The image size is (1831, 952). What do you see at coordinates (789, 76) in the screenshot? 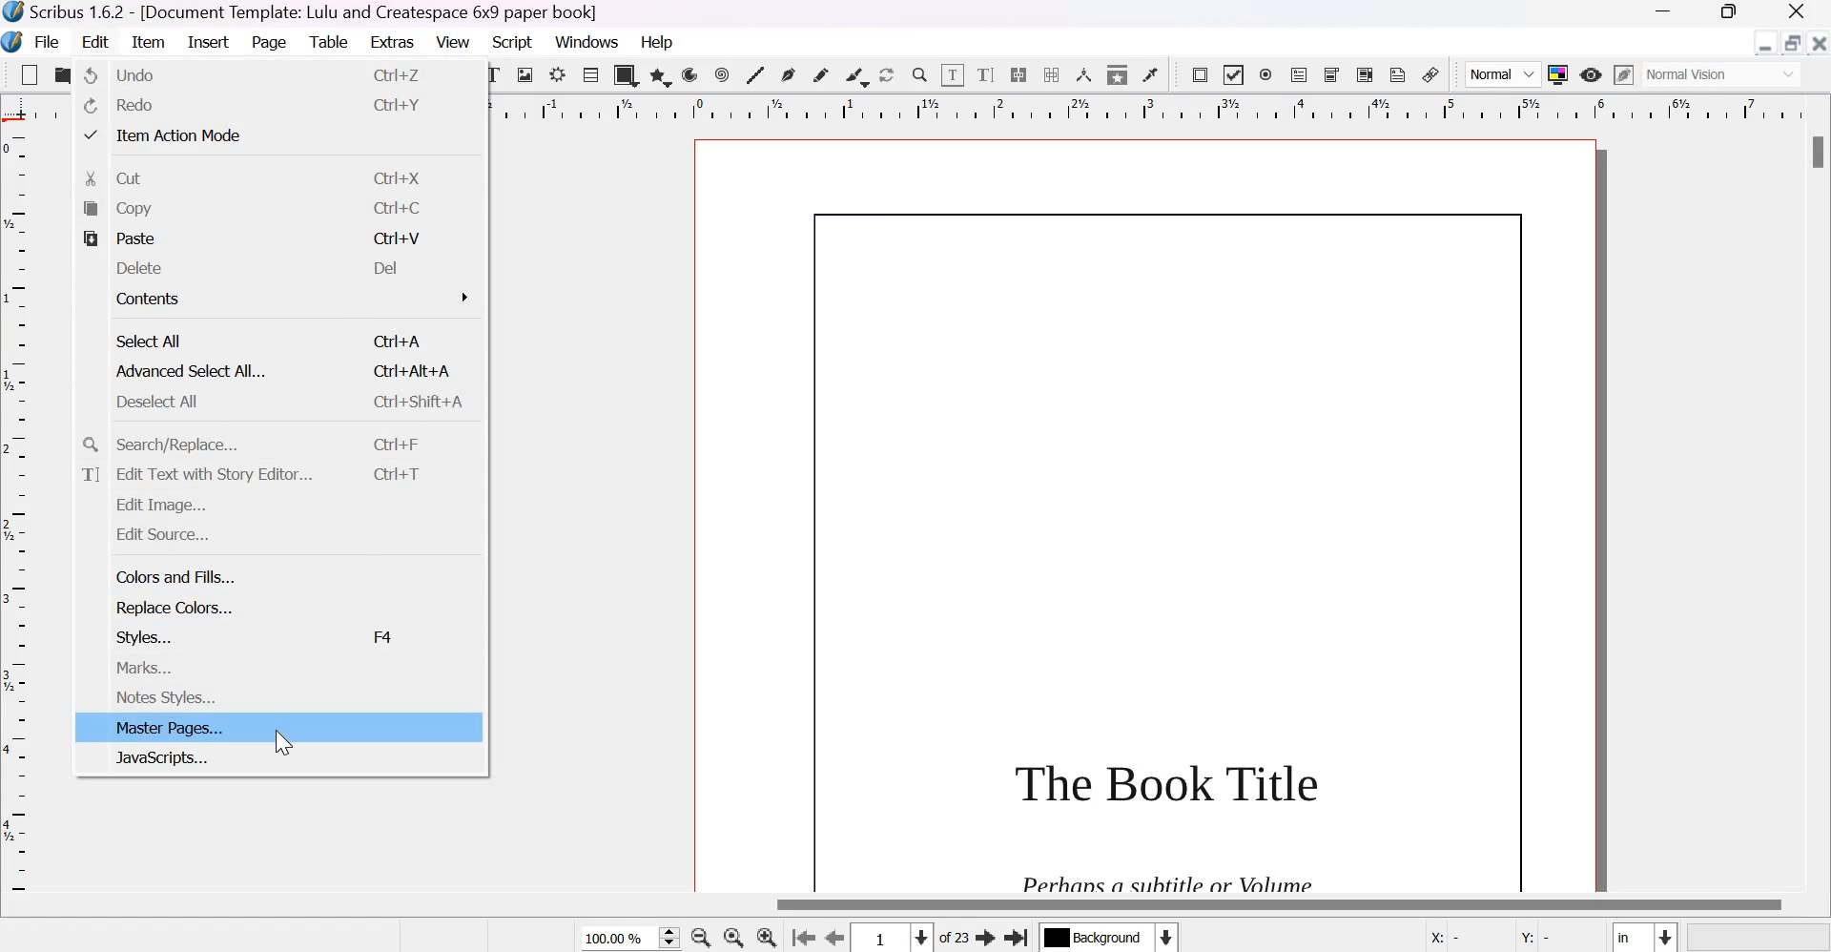
I see `Bezier curve` at bounding box center [789, 76].